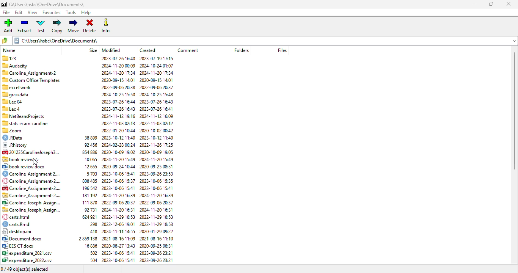  What do you see at coordinates (474, 4) in the screenshot?
I see `minimize` at bounding box center [474, 4].